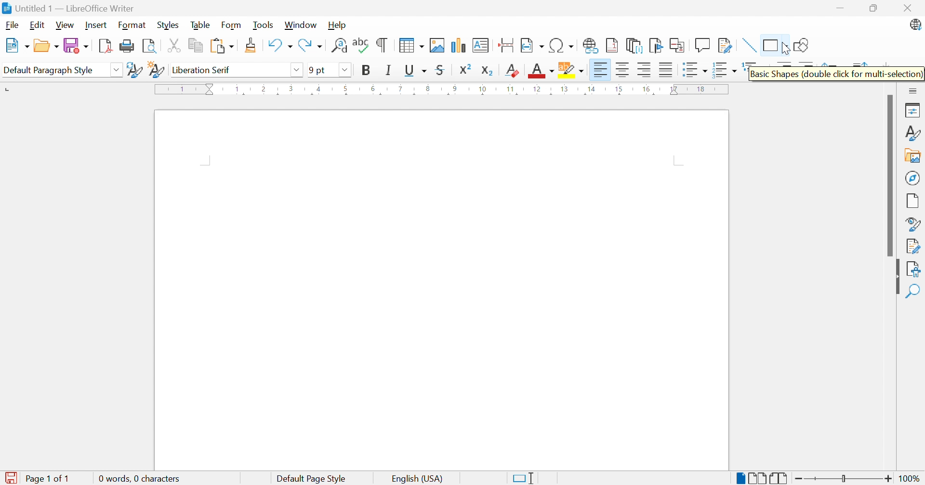  Describe the element at coordinates (12, 26) in the screenshot. I see `File` at that location.